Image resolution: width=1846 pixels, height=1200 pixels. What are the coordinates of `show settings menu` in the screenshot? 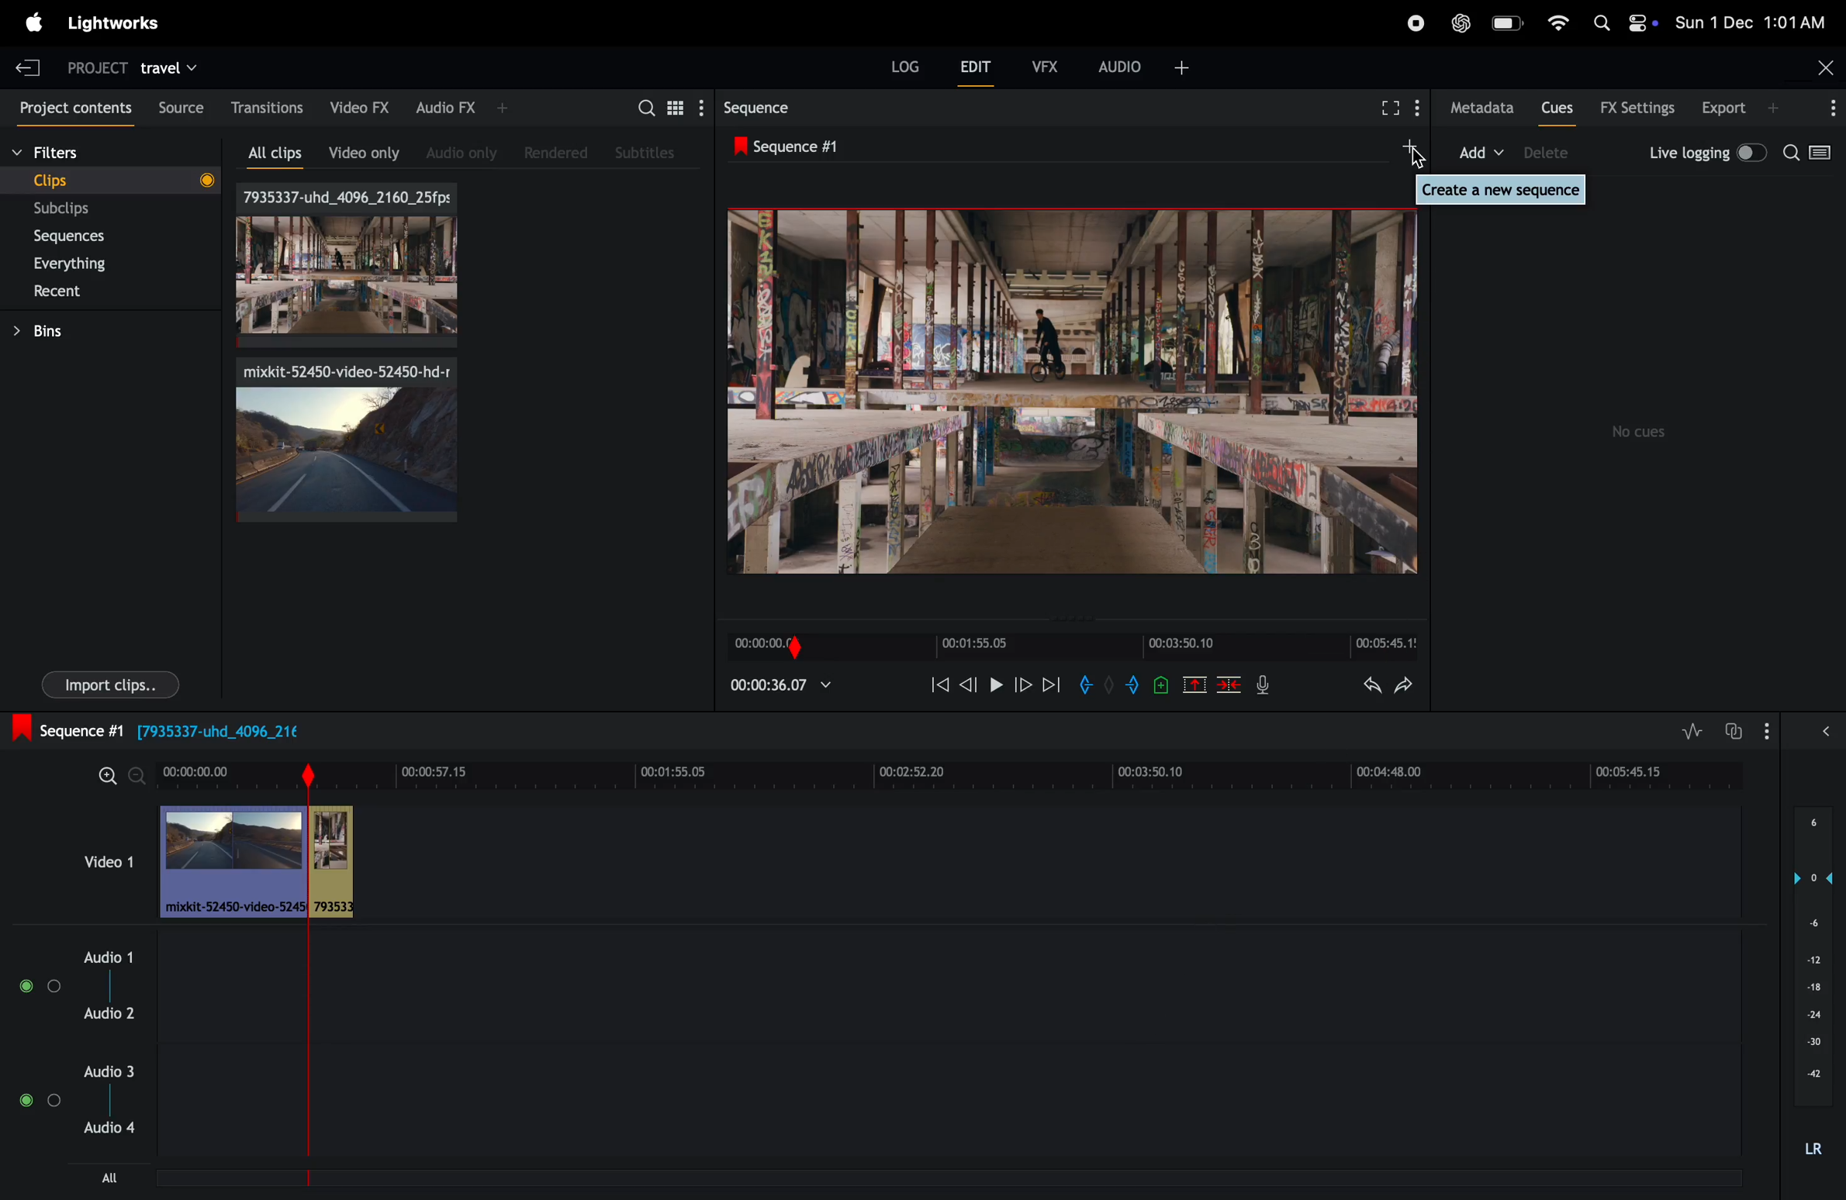 It's located at (1770, 730).